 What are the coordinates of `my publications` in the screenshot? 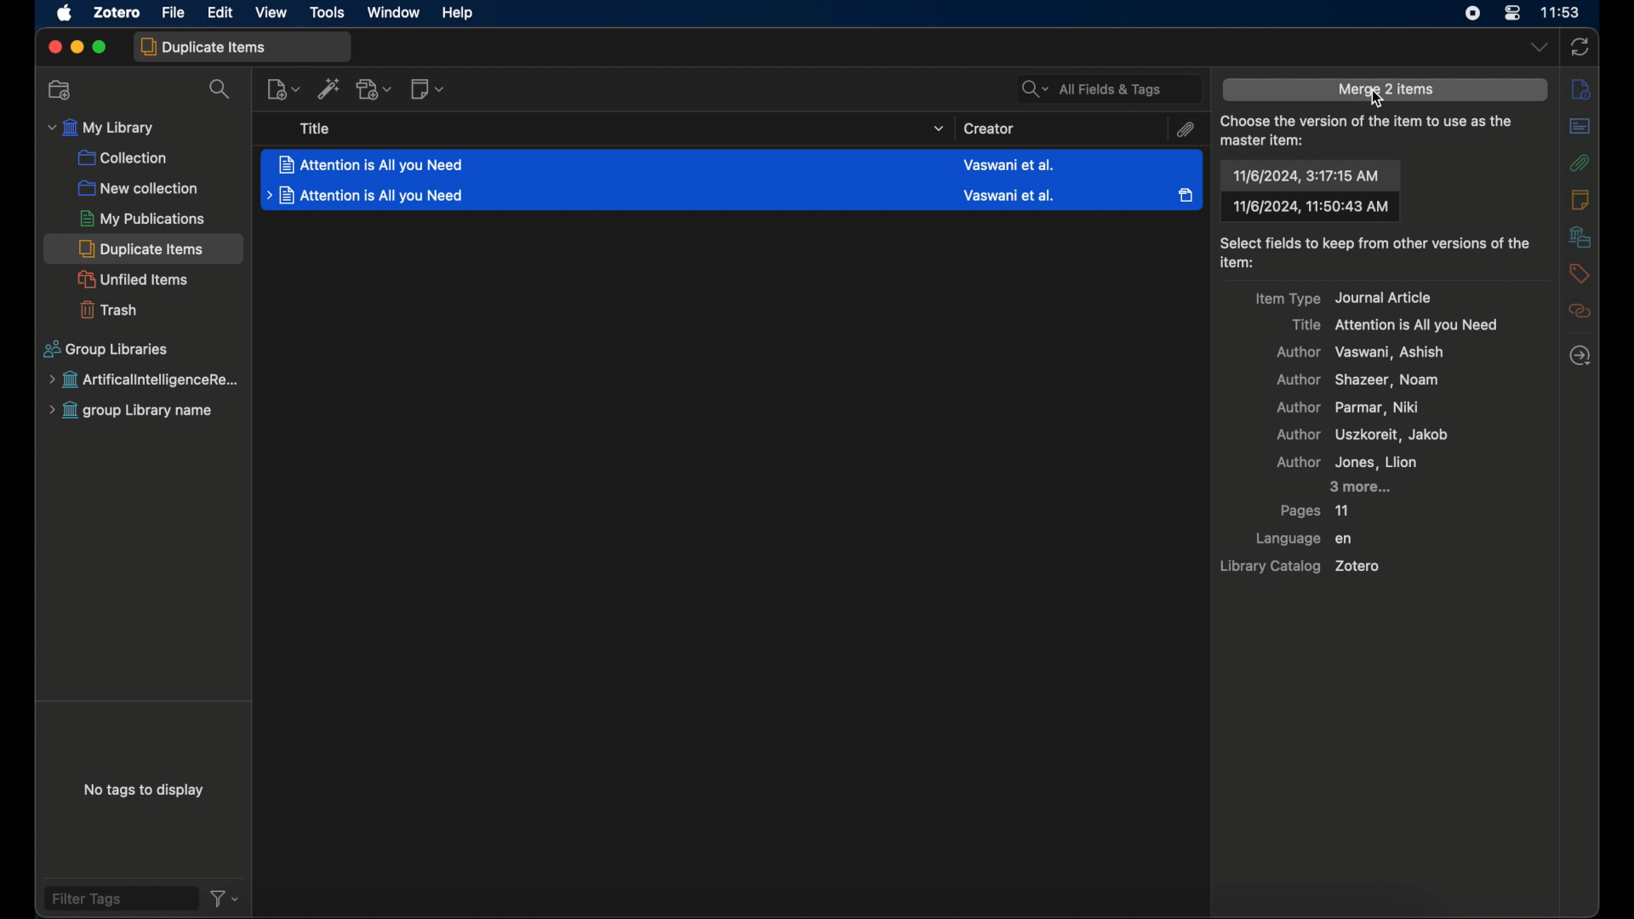 It's located at (142, 219).